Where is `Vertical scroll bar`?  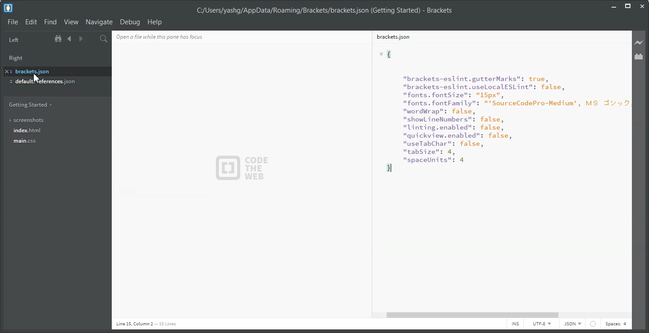 Vertical scroll bar is located at coordinates (629, 170).